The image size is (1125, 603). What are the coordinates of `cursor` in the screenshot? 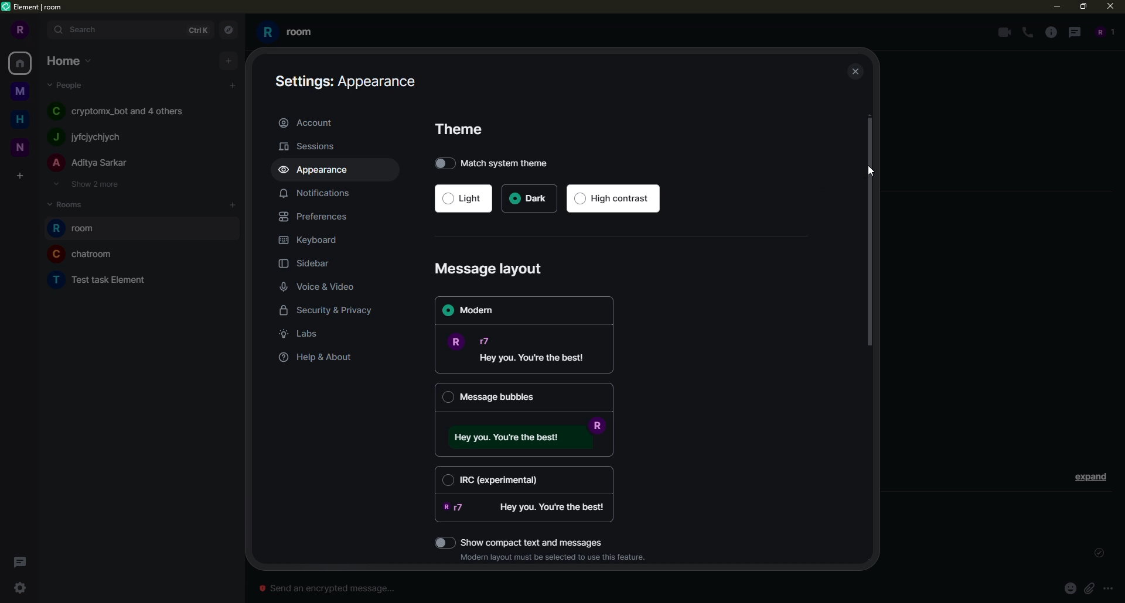 It's located at (872, 173).